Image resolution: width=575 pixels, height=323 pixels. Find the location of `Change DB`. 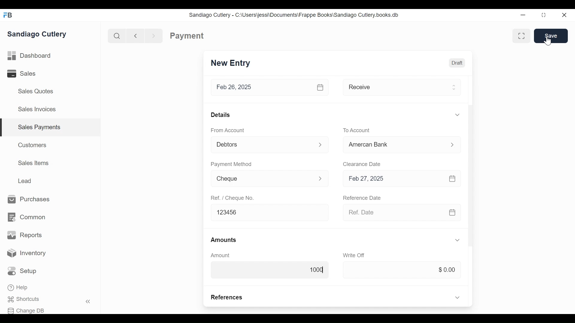

Change DB is located at coordinates (28, 310).